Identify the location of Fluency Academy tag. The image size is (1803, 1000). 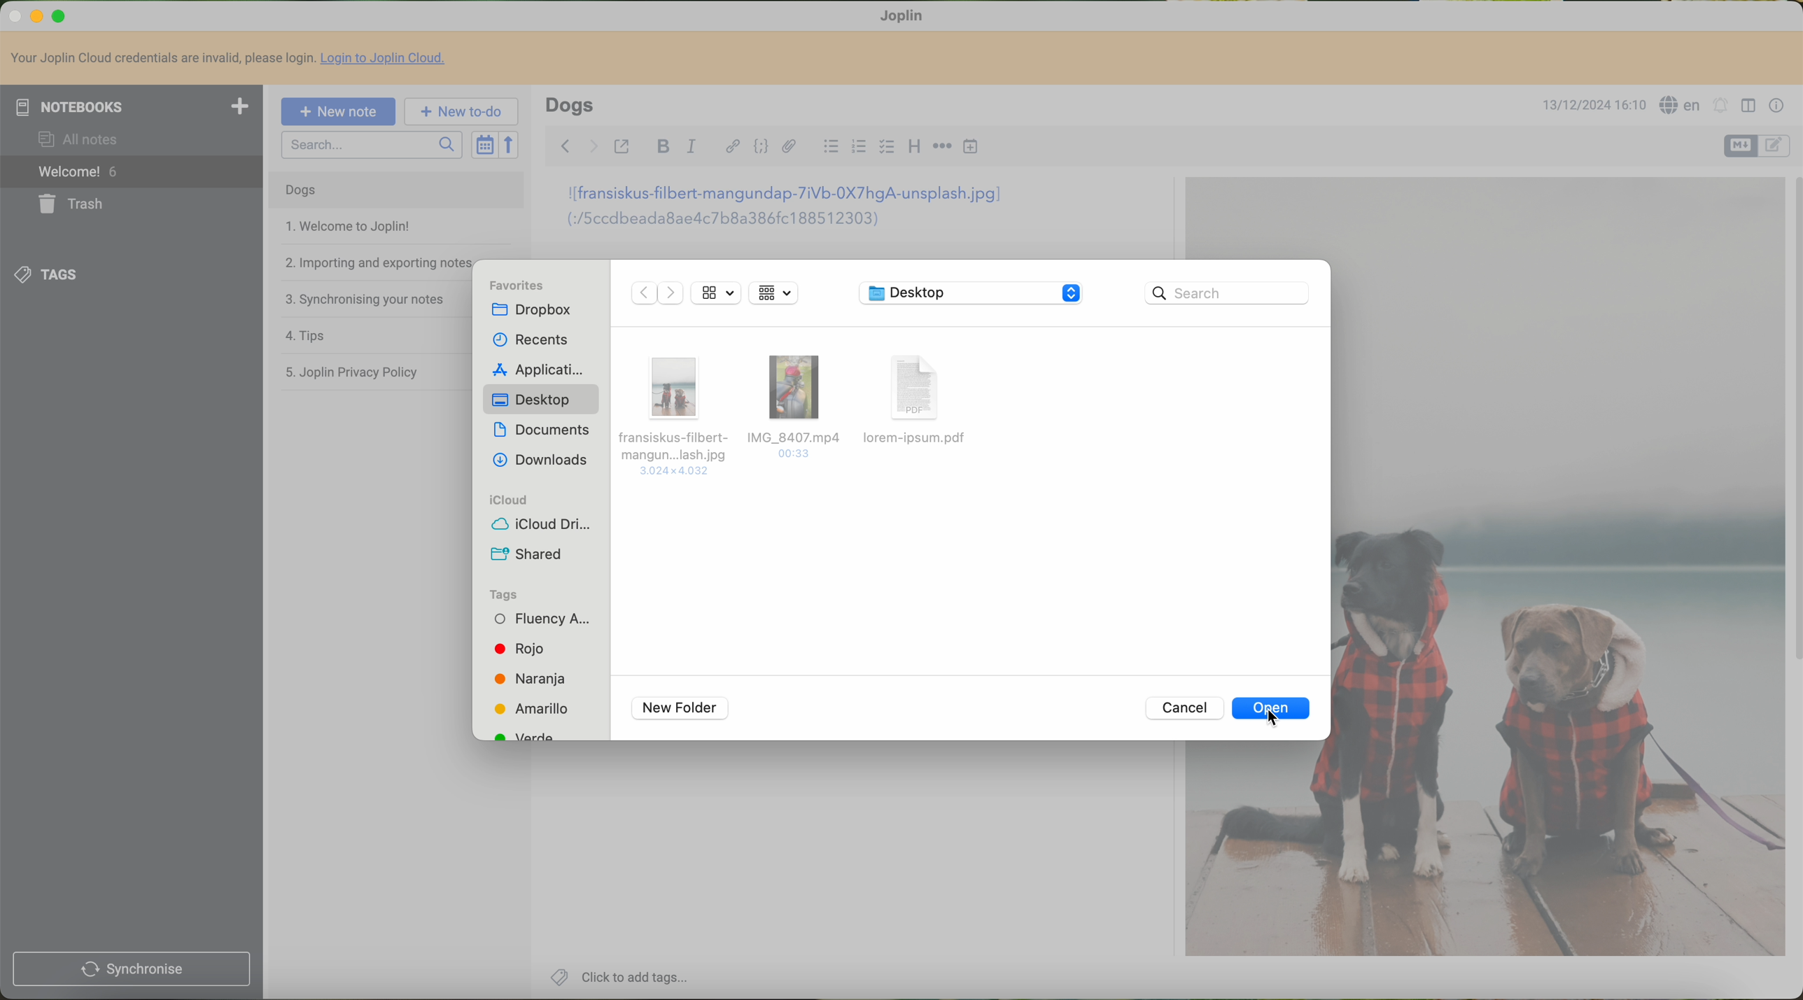
(543, 622).